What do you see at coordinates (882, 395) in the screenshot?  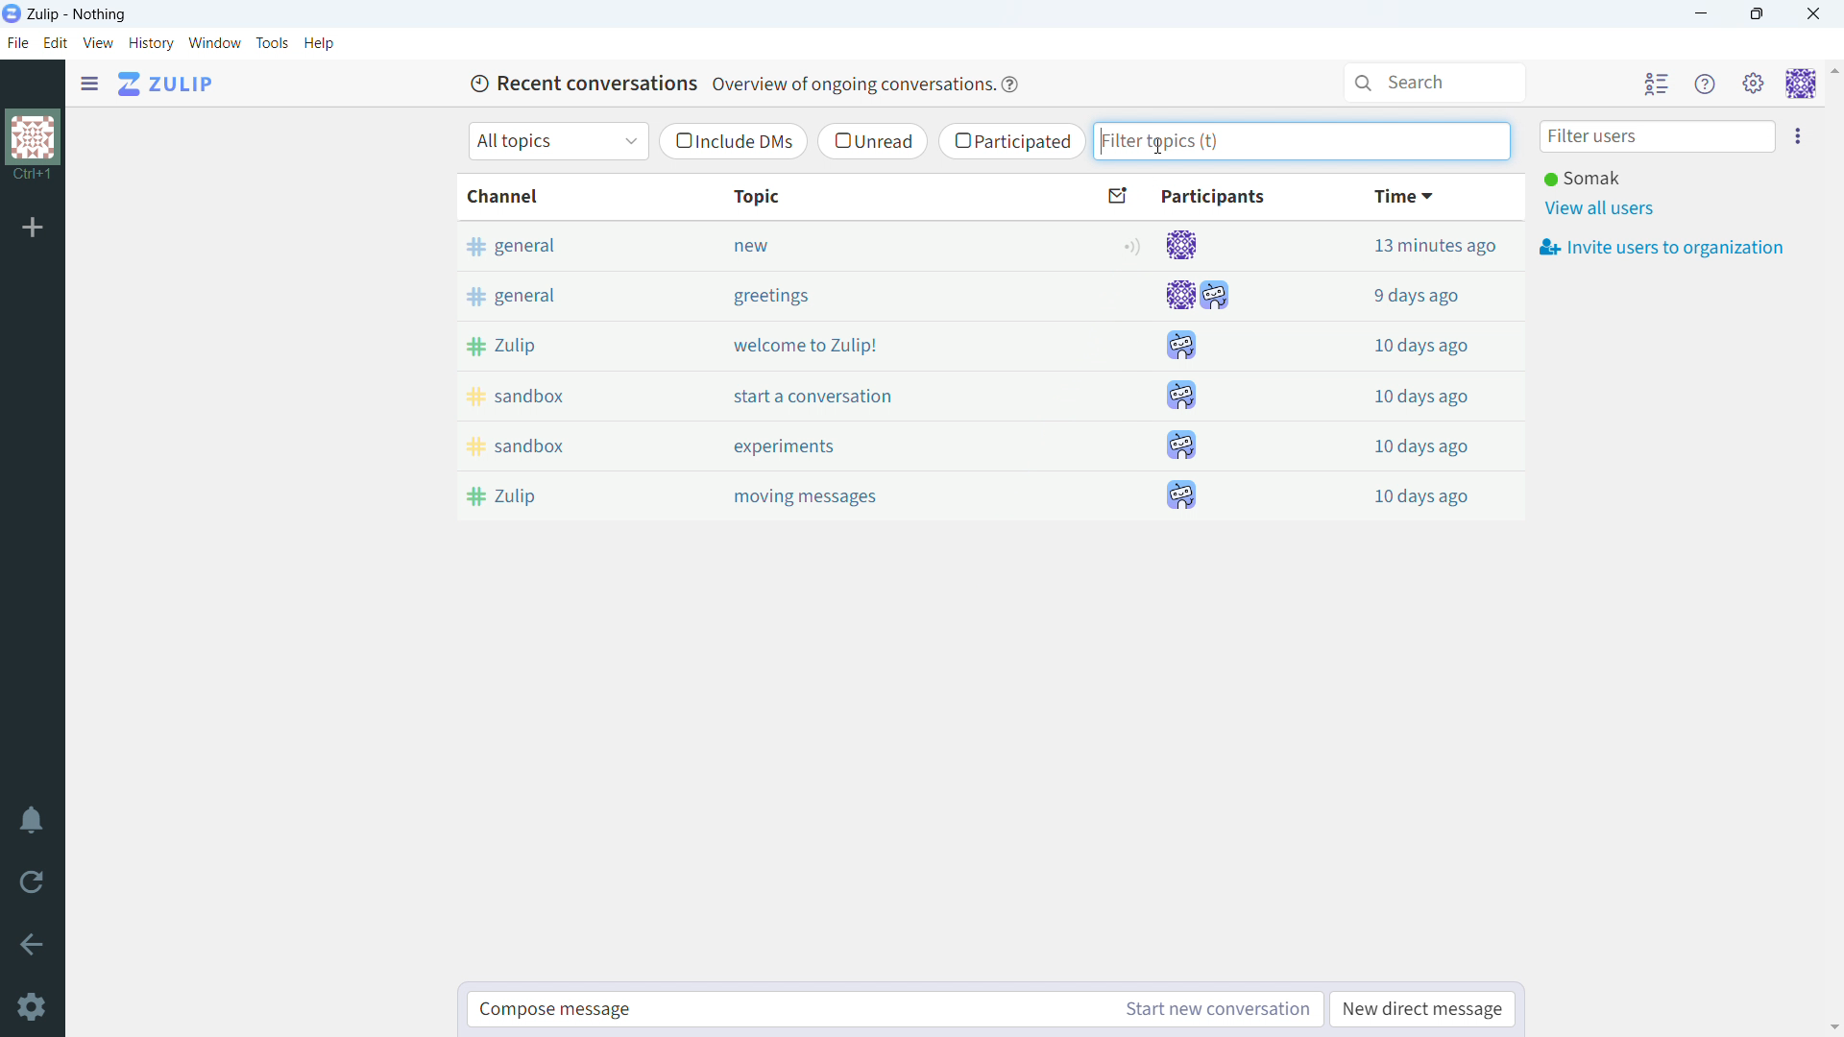 I see `start a conversation` at bounding box center [882, 395].